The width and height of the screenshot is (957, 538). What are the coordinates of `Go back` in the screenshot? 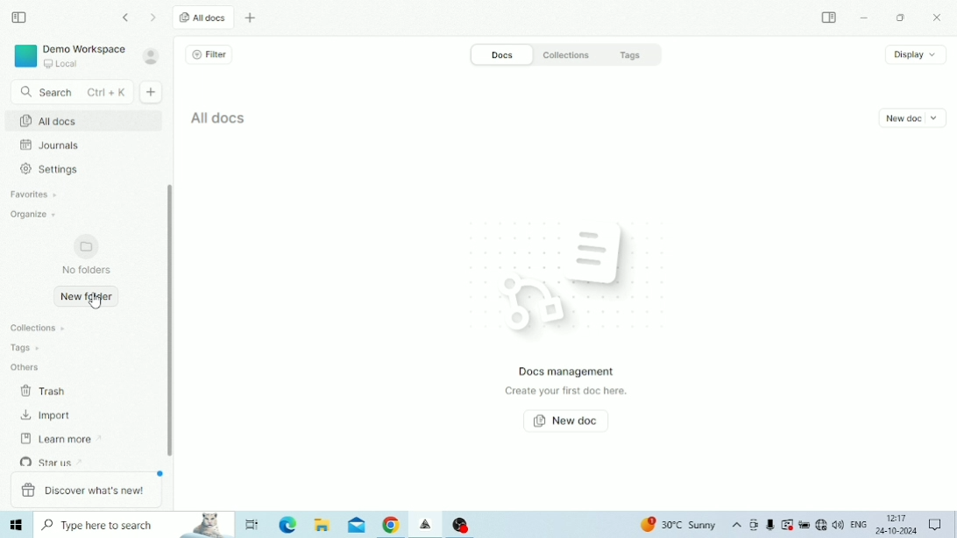 It's located at (128, 18).